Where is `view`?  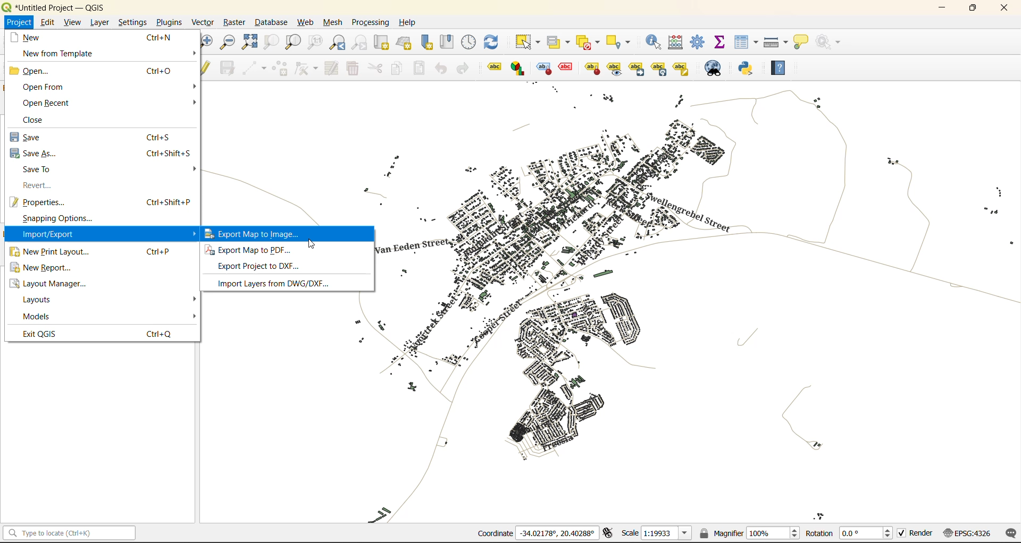
view is located at coordinates (70, 22).